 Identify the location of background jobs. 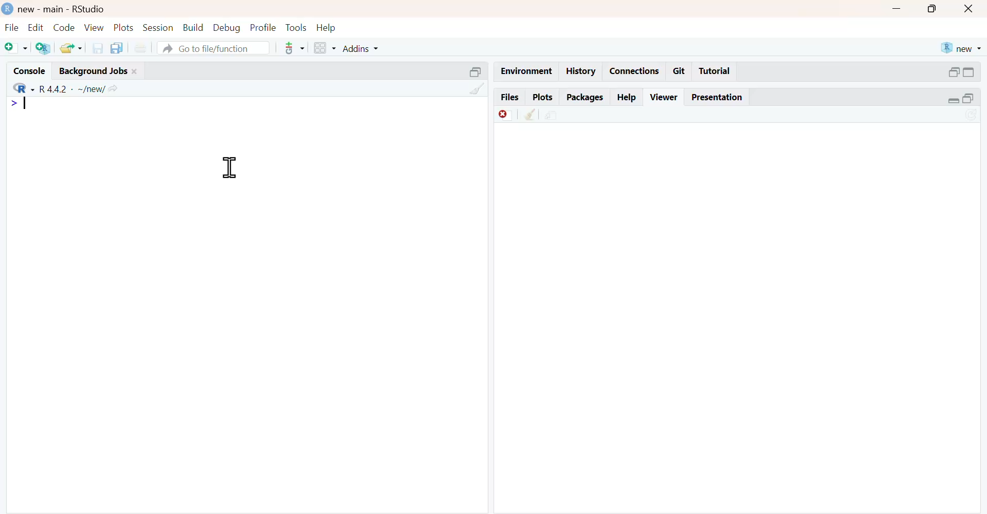
(94, 71).